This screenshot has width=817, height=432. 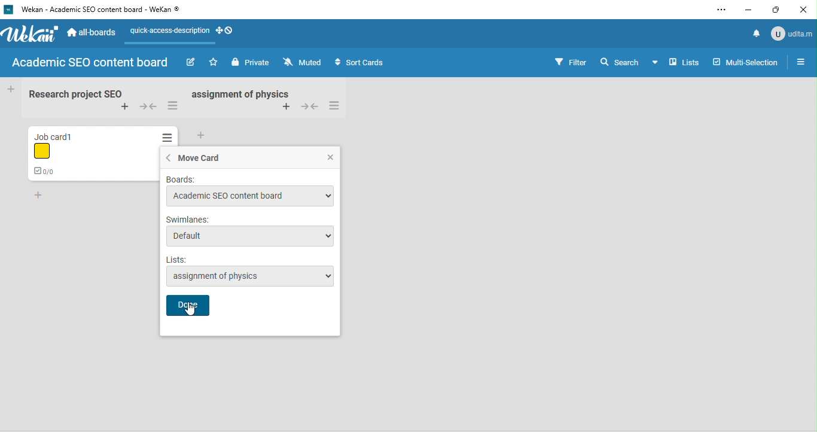 I want to click on Add Card, so click(x=10, y=89).